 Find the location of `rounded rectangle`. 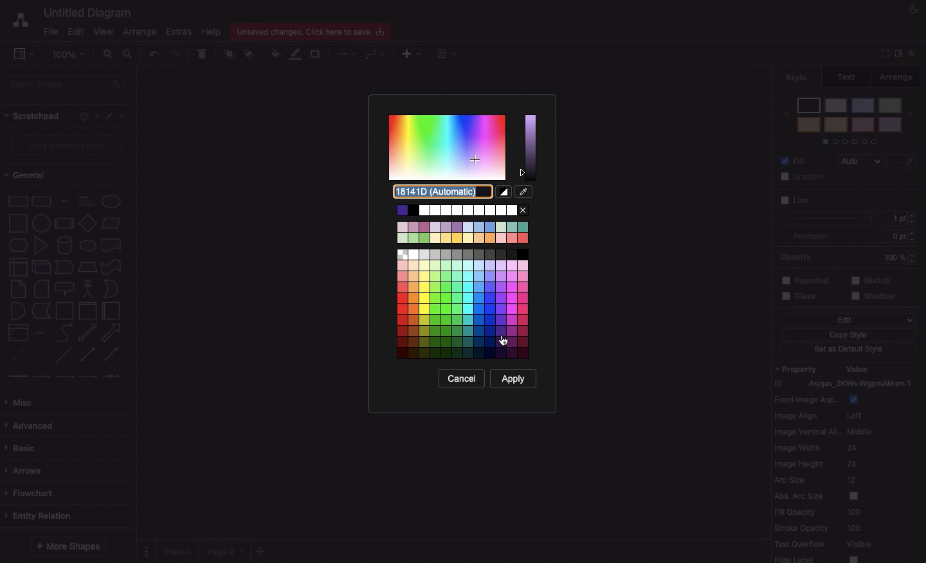

rounded rectangle is located at coordinates (41, 200).